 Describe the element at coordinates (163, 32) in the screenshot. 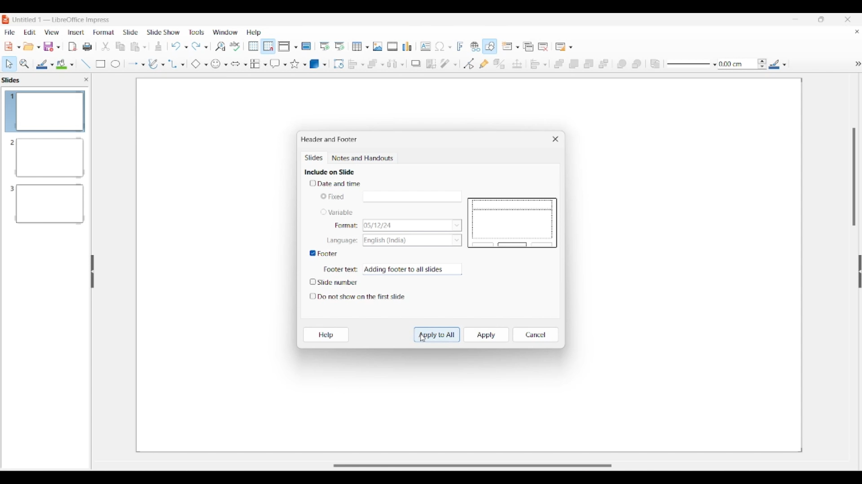

I see `Slide show menu` at that location.